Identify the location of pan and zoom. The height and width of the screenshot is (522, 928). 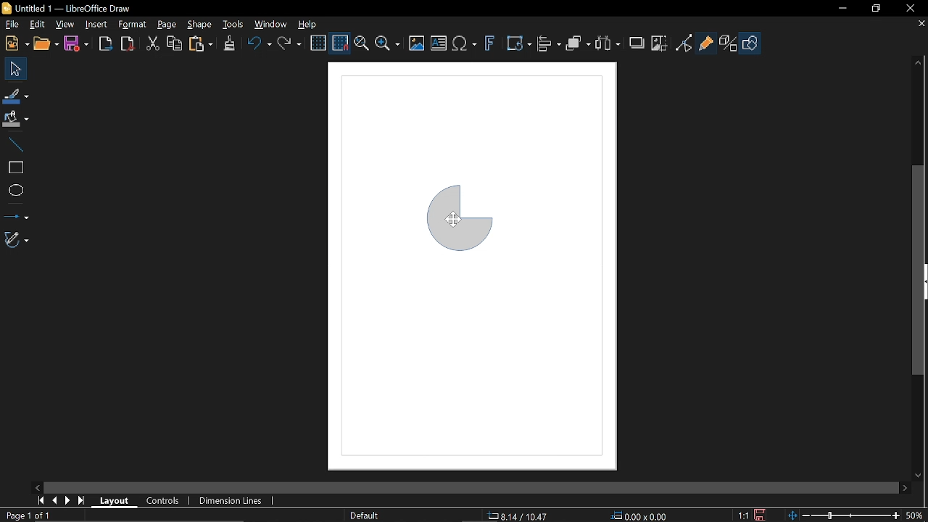
(361, 44).